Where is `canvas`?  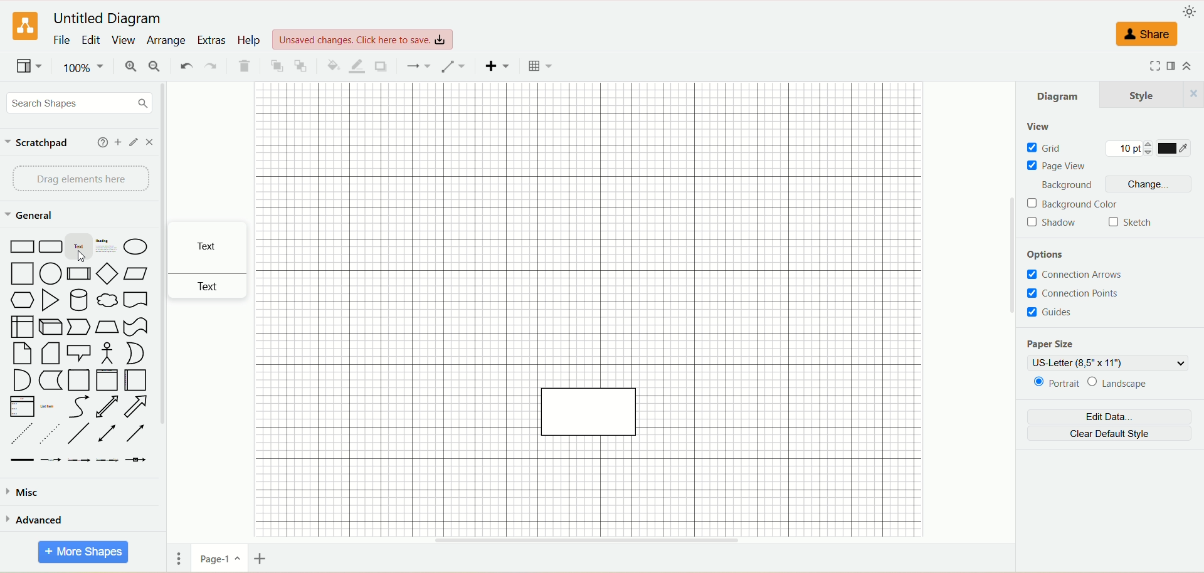 canvas is located at coordinates (620, 235).